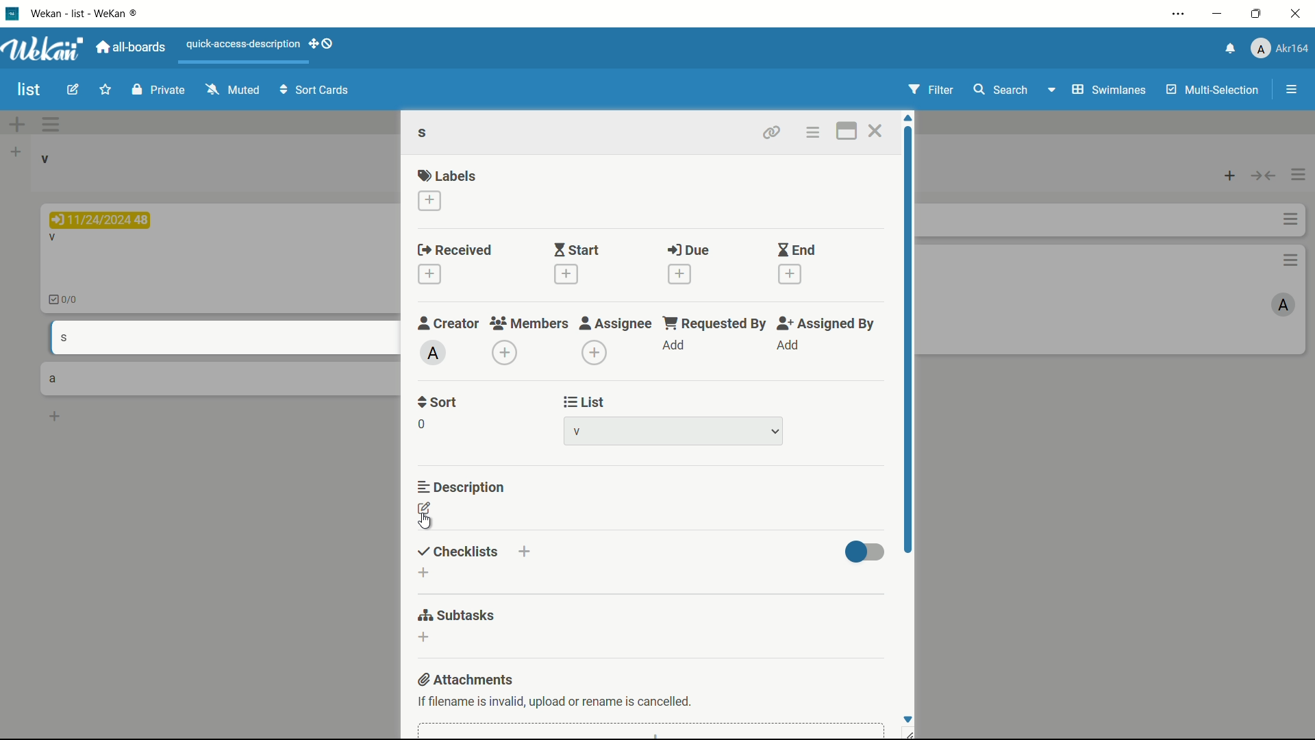 The height and width of the screenshot is (740, 1315). Describe the element at coordinates (449, 175) in the screenshot. I see `labels` at that location.